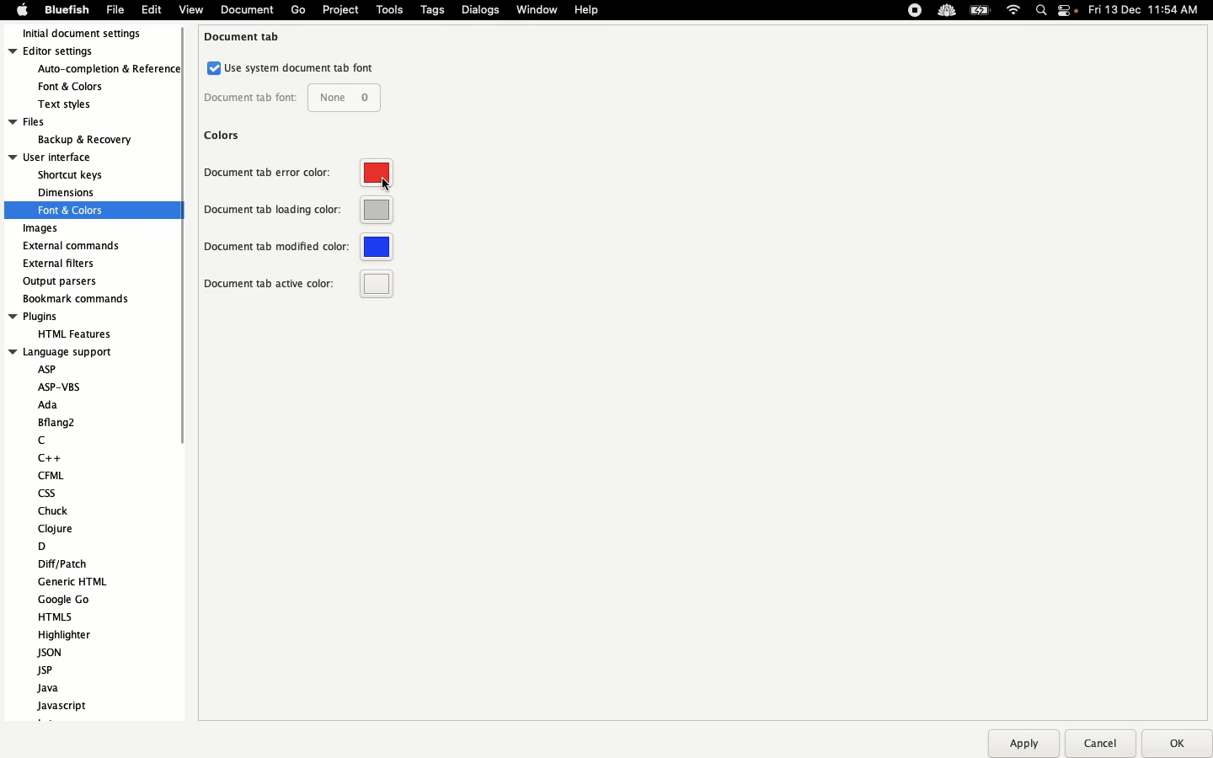  I want to click on Use system document tab font, so click(291, 68).